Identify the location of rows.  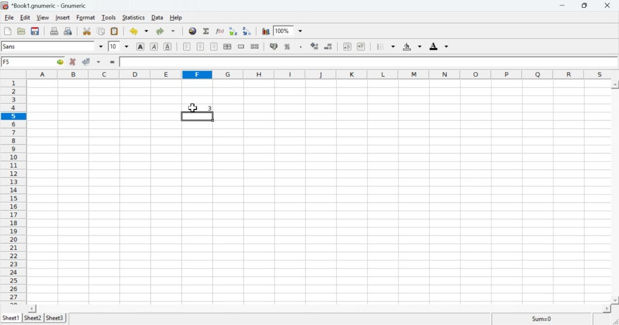
(13, 190).